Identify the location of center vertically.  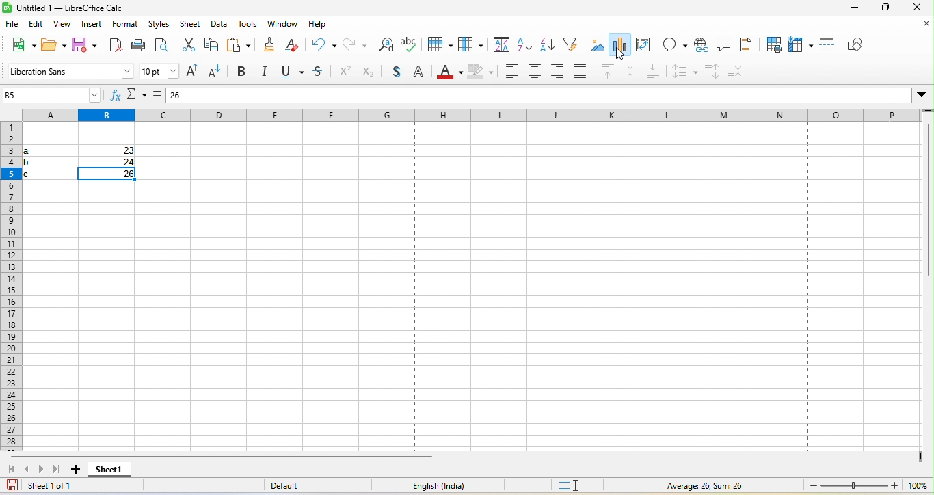
(632, 72).